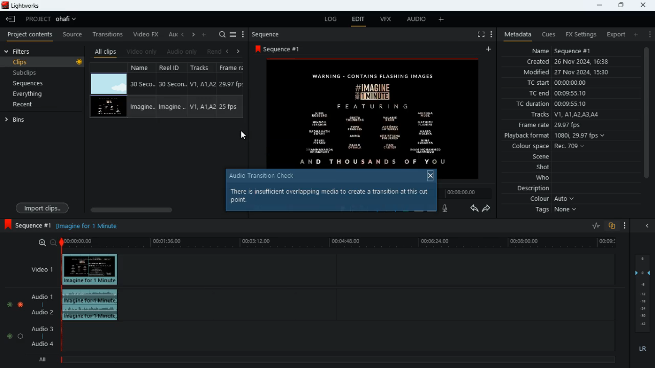  I want to click on audio 1, so click(40, 297).